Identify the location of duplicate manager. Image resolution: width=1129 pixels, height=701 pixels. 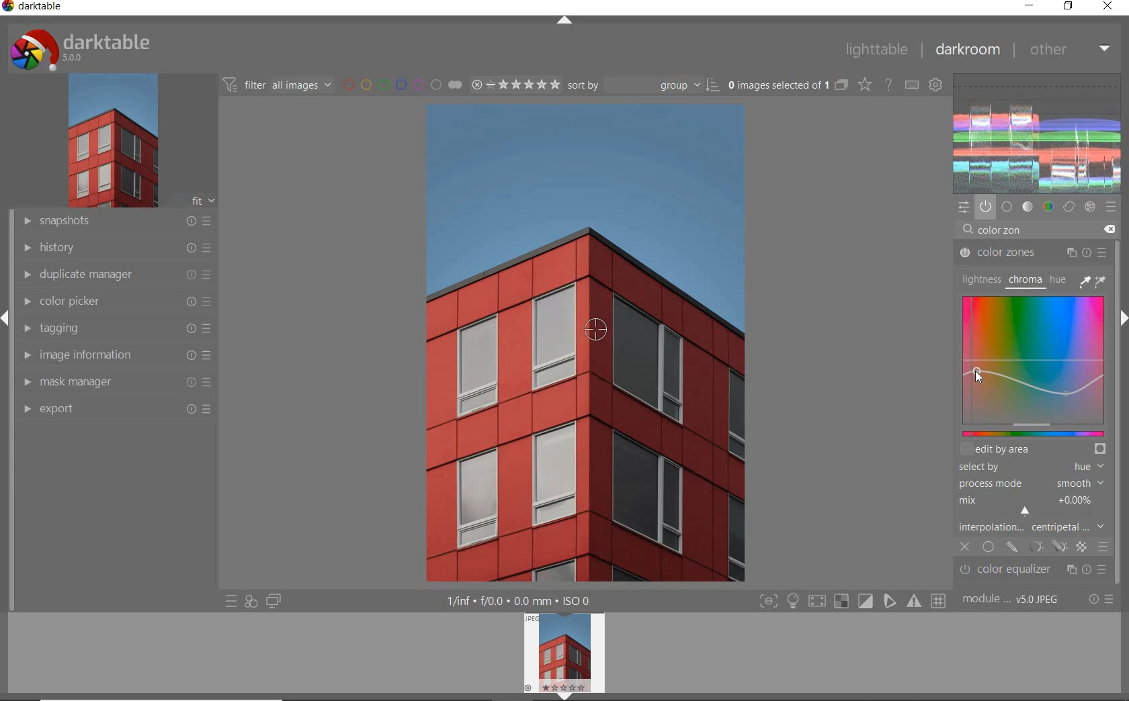
(113, 276).